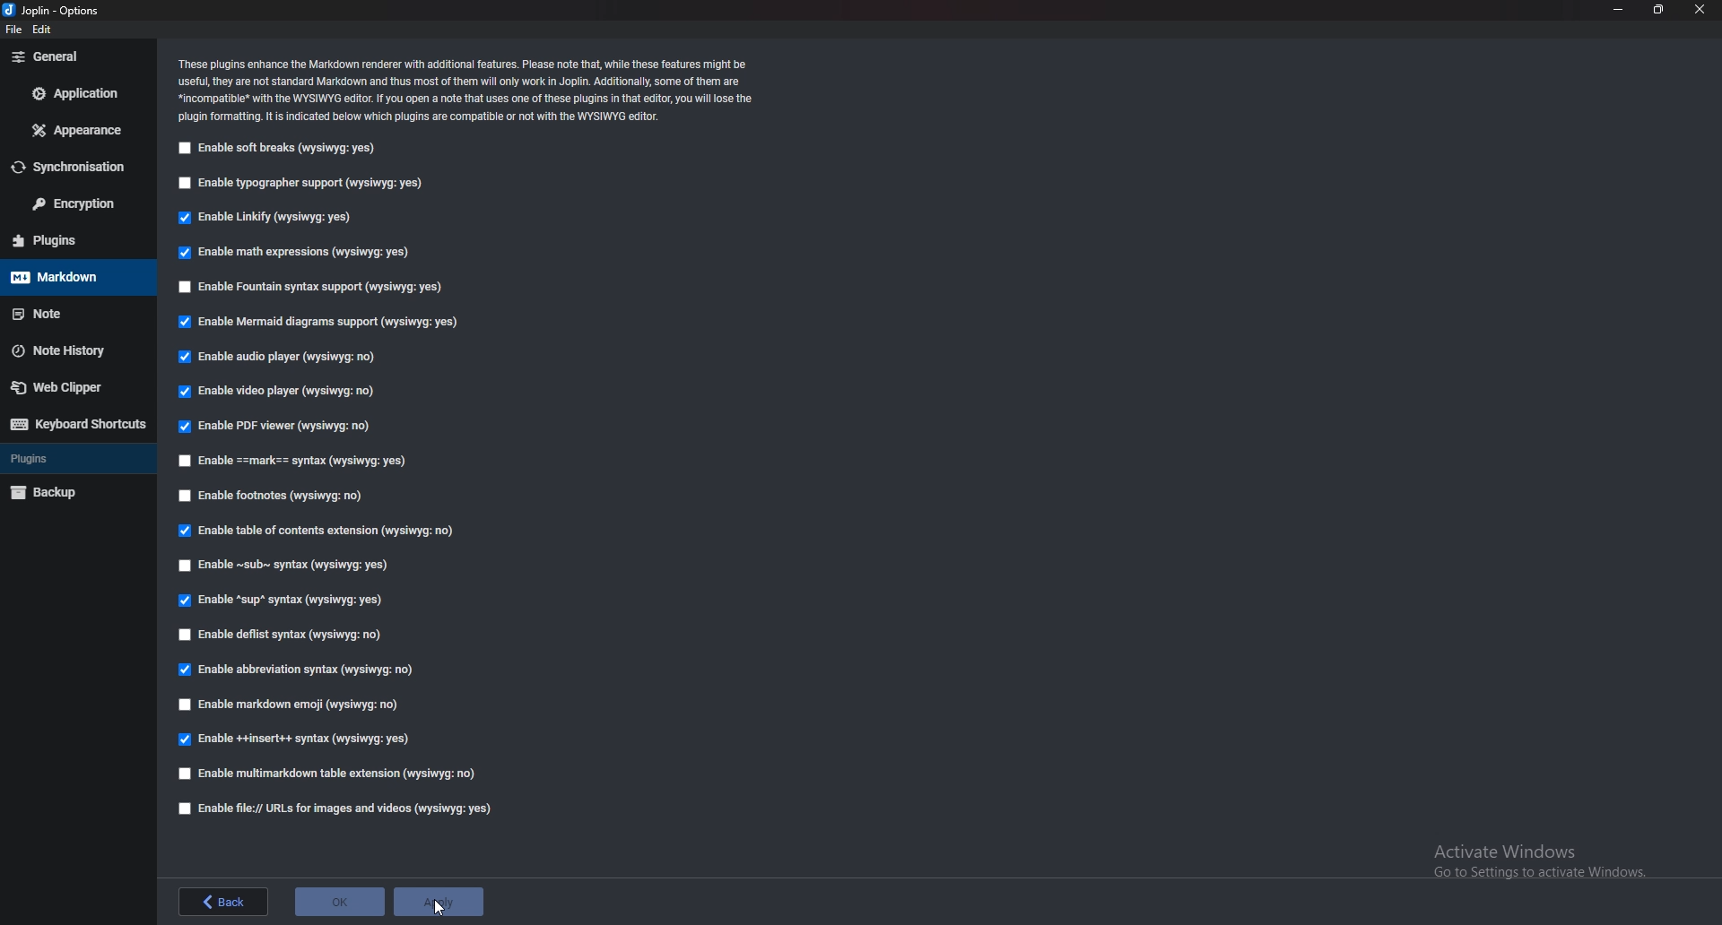 The width and height of the screenshot is (1722, 925). What do you see at coordinates (77, 129) in the screenshot?
I see `Appearance` at bounding box center [77, 129].